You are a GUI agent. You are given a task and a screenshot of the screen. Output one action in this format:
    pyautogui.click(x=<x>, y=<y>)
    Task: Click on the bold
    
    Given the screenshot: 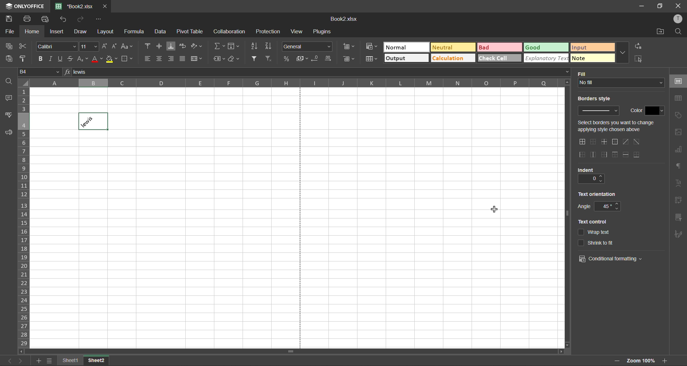 What is the action you would take?
    pyautogui.click(x=39, y=59)
    